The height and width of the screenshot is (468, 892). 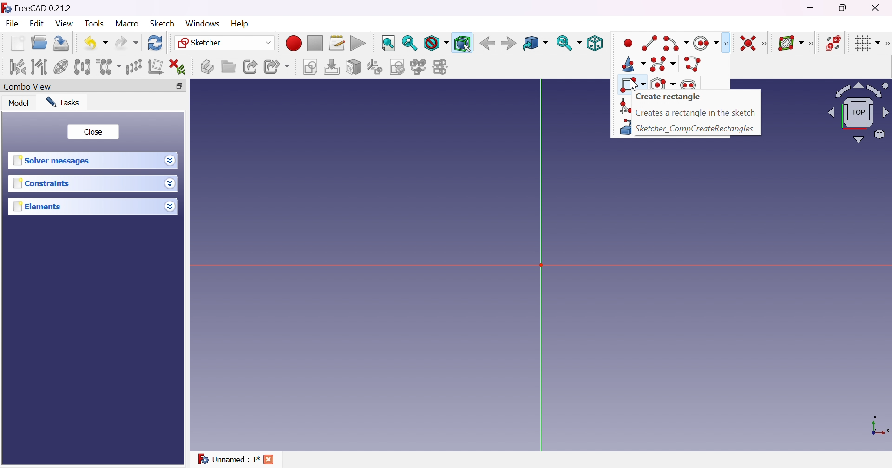 I want to click on Close, so click(x=93, y=133).